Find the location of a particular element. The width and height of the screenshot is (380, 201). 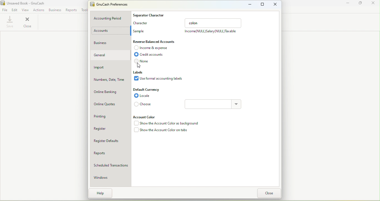

Credit accounts is located at coordinates (150, 54).